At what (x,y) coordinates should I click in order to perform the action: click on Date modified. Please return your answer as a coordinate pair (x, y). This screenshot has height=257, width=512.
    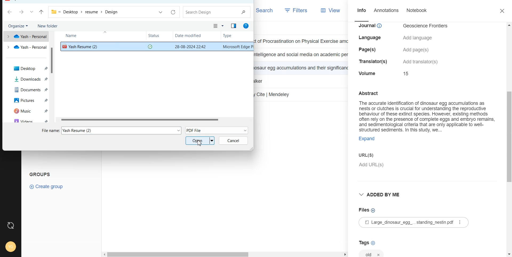
    Looking at the image, I should click on (189, 36).